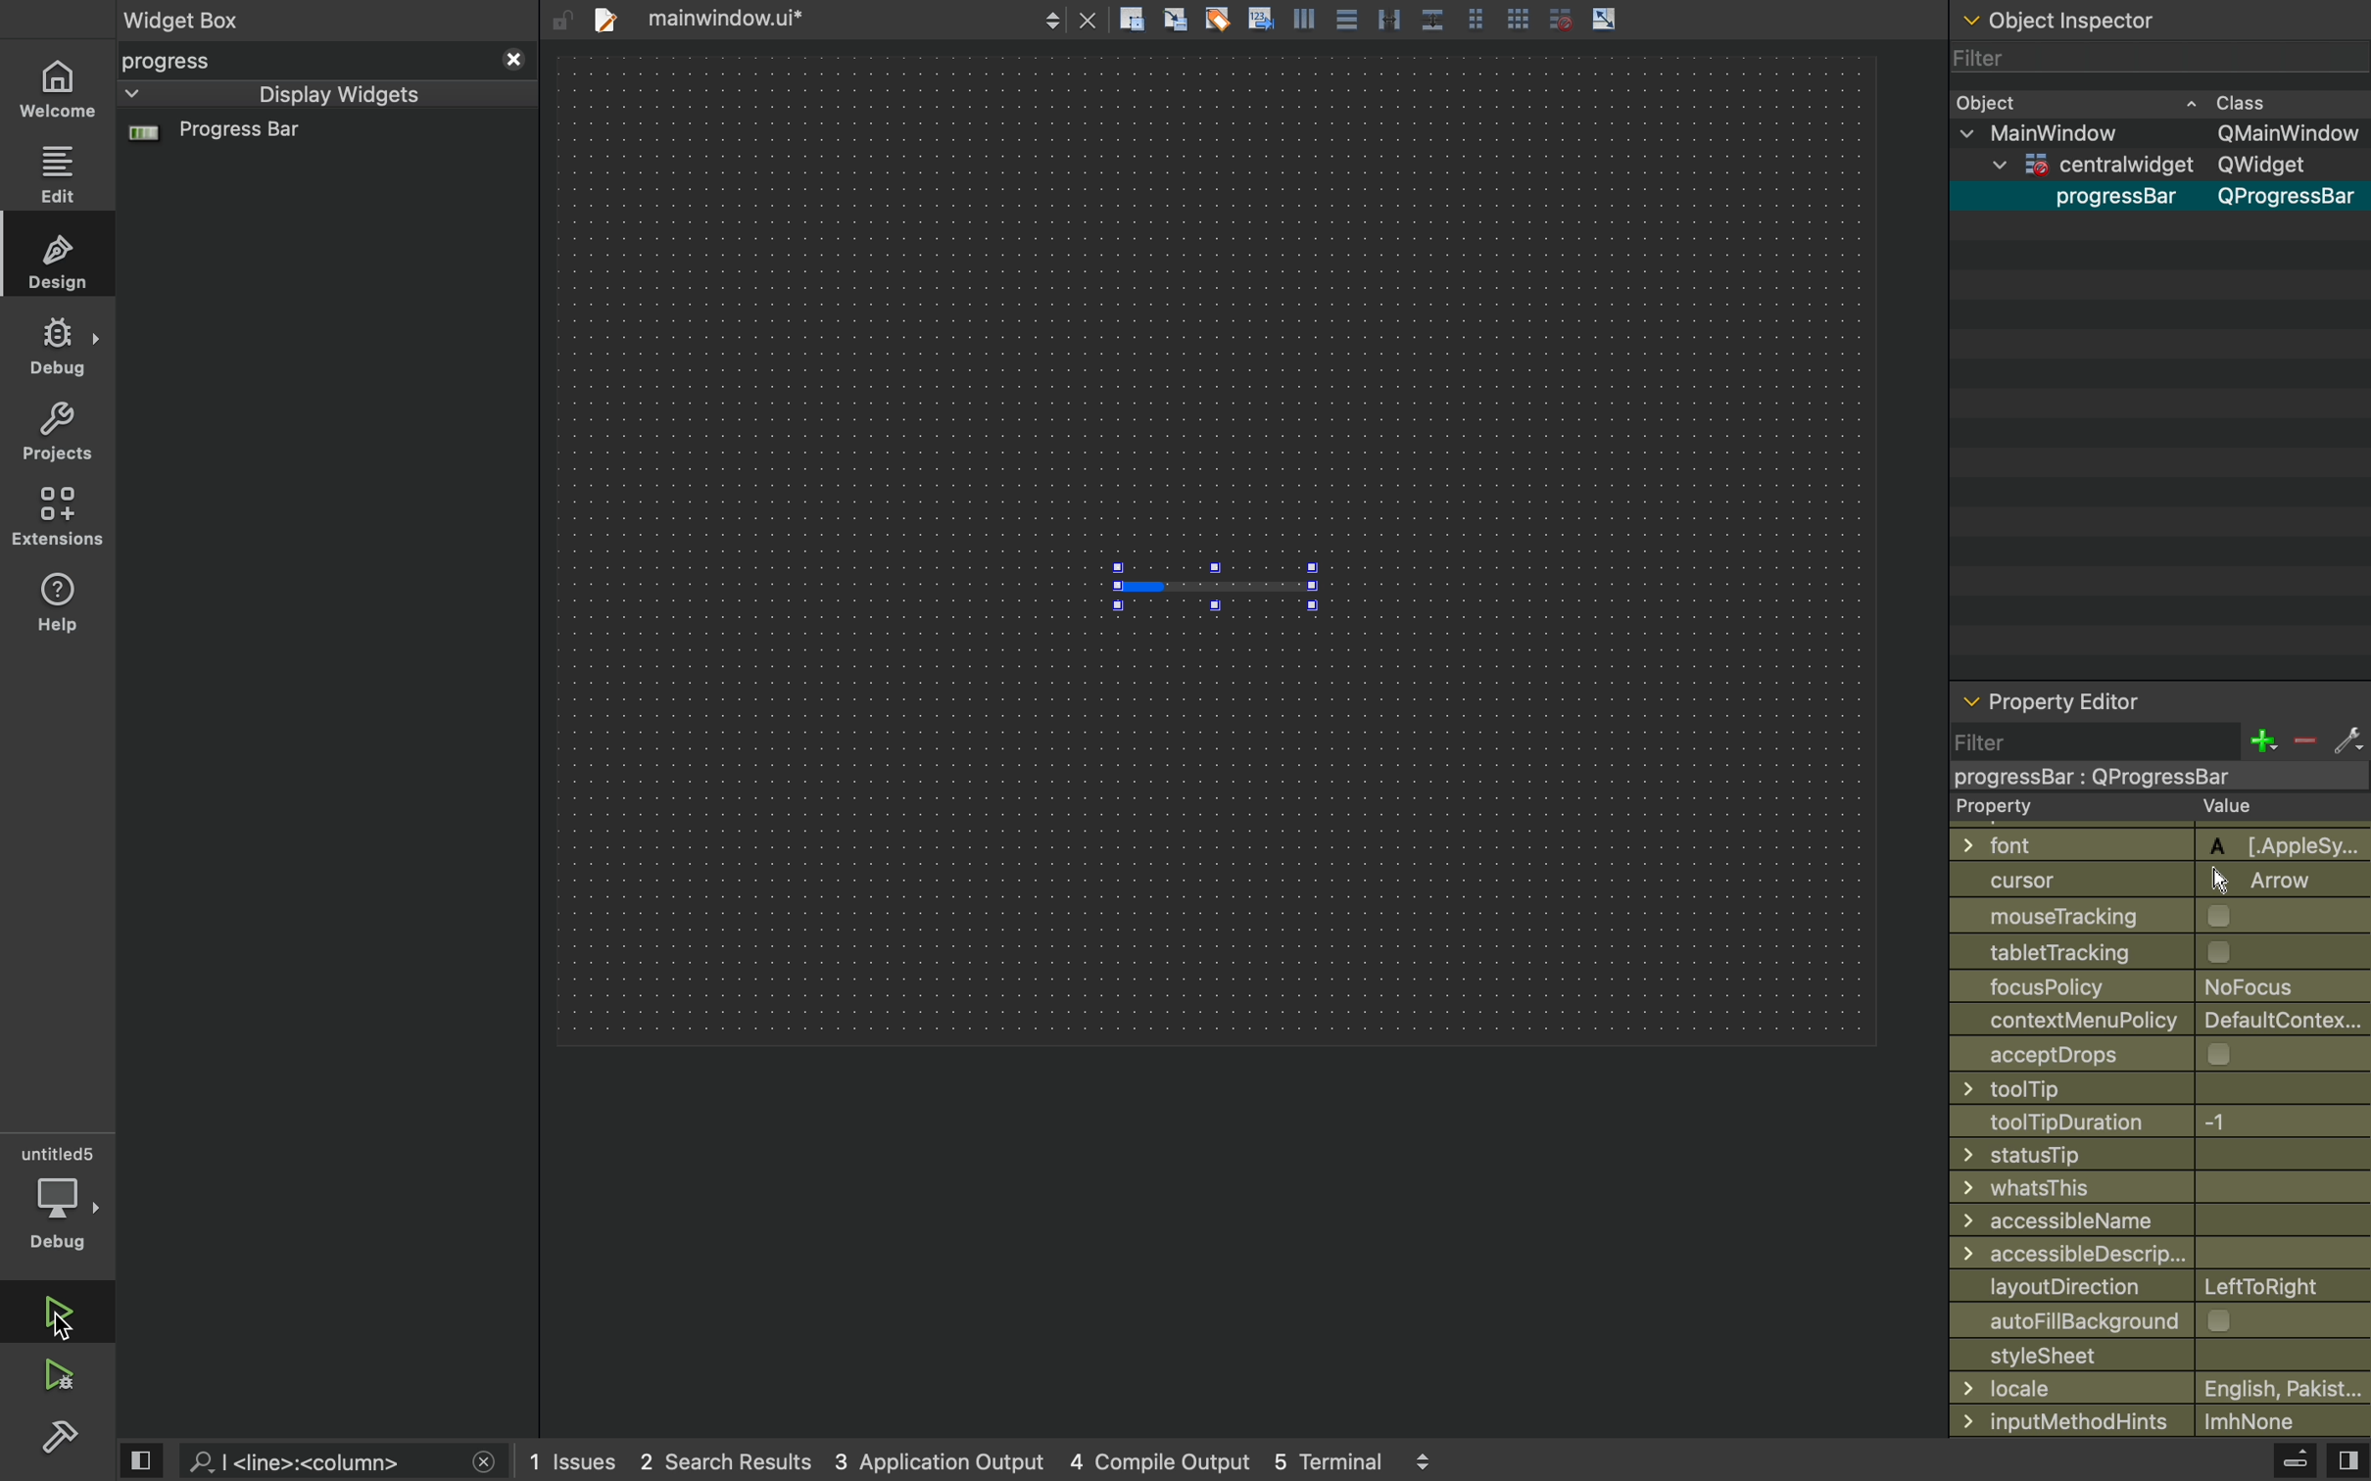  I want to click on accessiblename, so click(2153, 1220).